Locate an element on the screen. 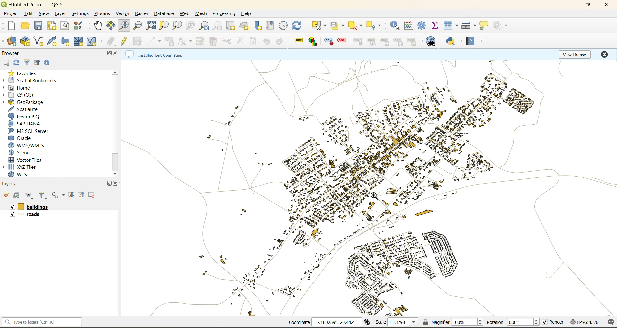 This screenshot has height=328, width=617. layers is located at coordinates (37, 206).